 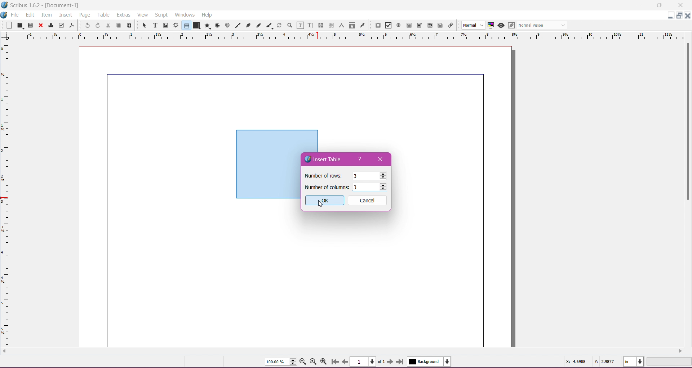 What do you see at coordinates (341, 26) in the screenshot?
I see `Measurements` at bounding box center [341, 26].